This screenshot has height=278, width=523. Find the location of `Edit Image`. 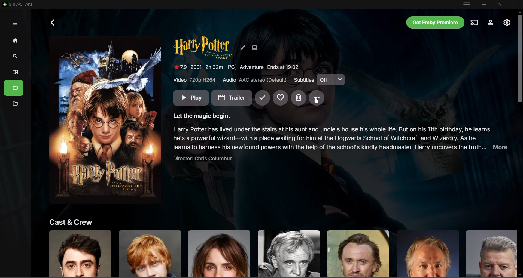

Edit Image is located at coordinates (254, 47).